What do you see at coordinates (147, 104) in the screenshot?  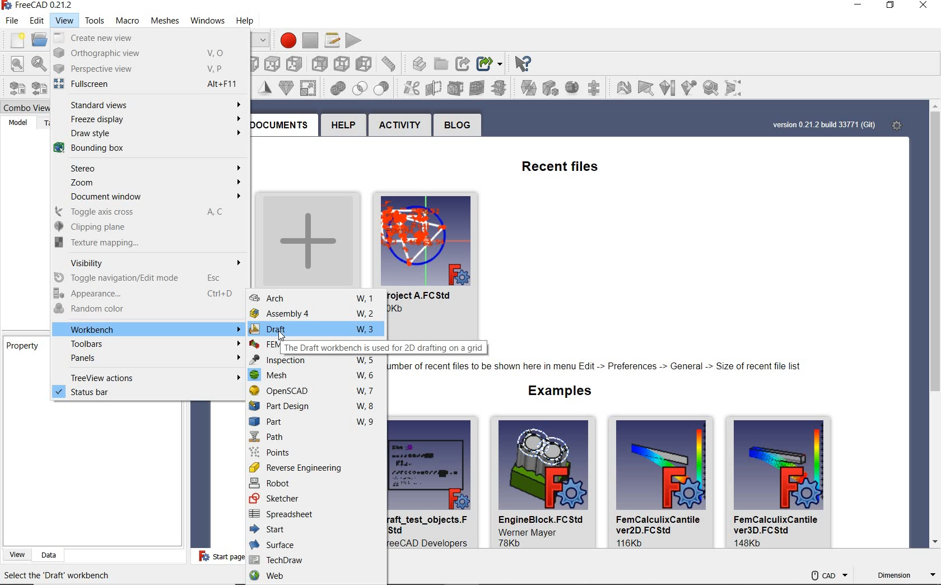 I see `standard views` at bounding box center [147, 104].